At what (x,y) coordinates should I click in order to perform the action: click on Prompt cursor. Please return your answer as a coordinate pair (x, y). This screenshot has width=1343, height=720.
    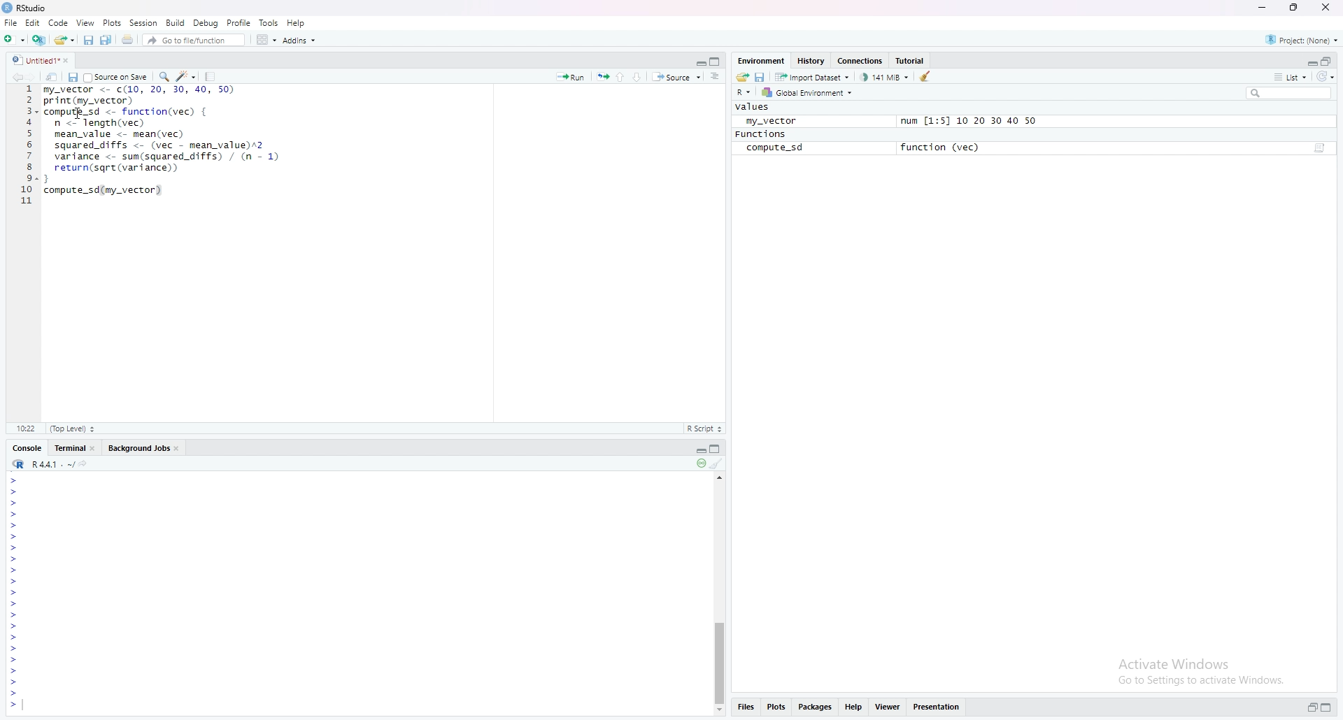
    Looking at the image, I should click on (14, 537).